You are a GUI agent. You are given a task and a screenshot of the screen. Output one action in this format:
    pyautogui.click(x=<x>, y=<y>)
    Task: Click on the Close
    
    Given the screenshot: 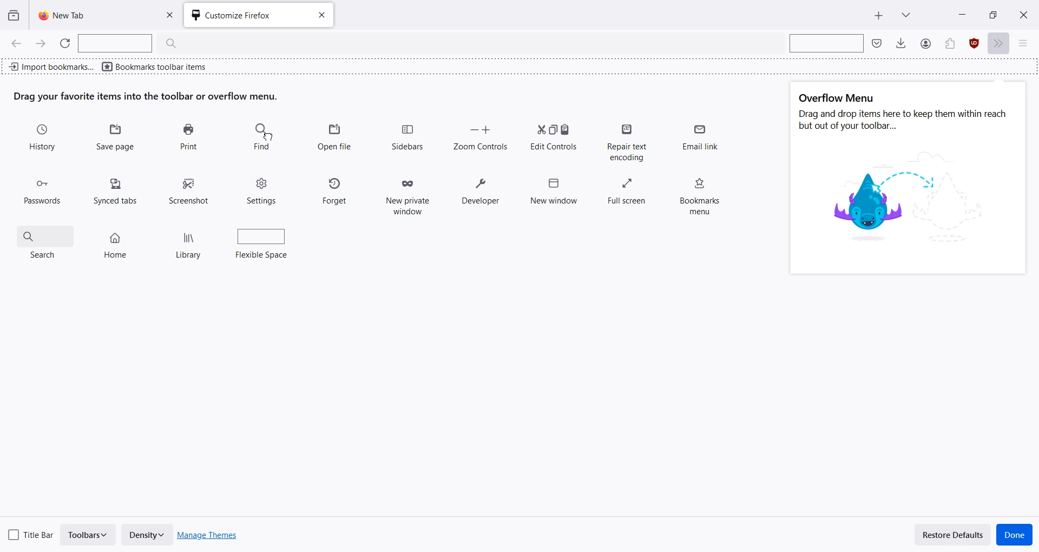 What is the action you would take?
    pyautogui.click(x=1023, y=14)
    